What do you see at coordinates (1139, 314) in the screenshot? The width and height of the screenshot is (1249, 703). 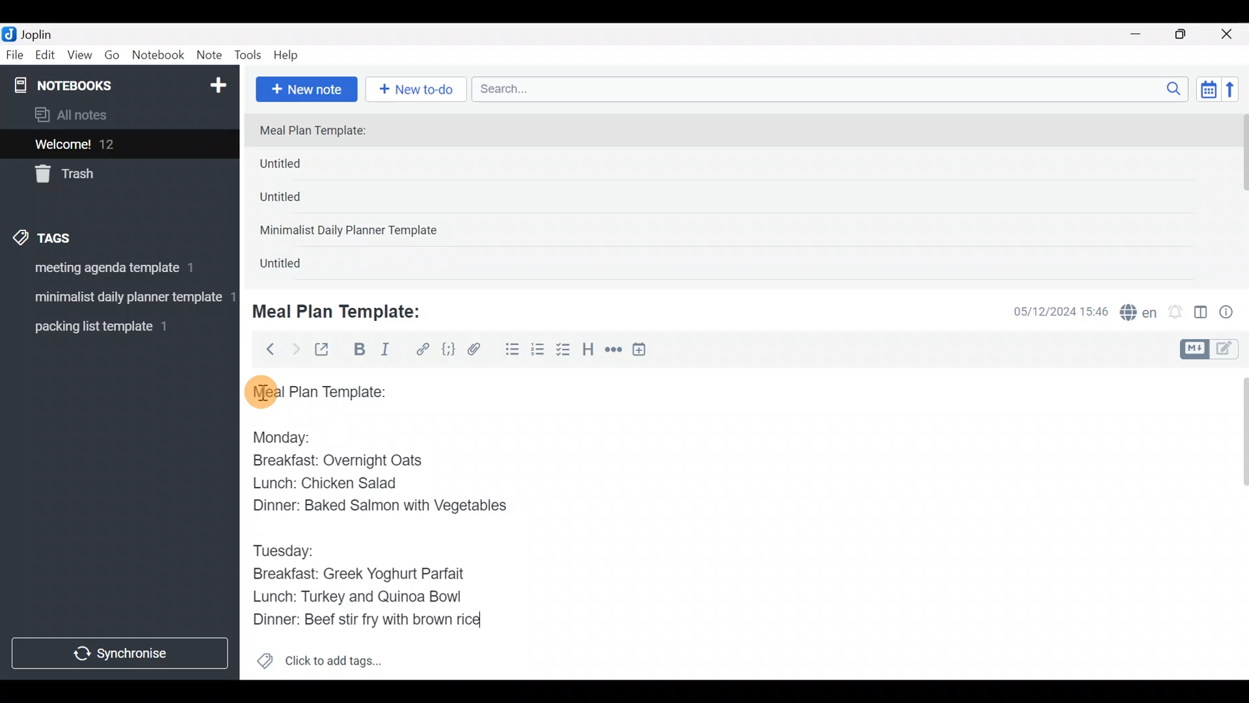 I see `Spelling` at bounding box center [1139, 314].